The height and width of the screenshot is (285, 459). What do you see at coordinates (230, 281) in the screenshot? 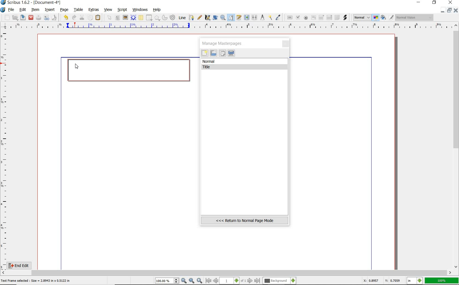
I see `1` at bounding box center [230, 281].